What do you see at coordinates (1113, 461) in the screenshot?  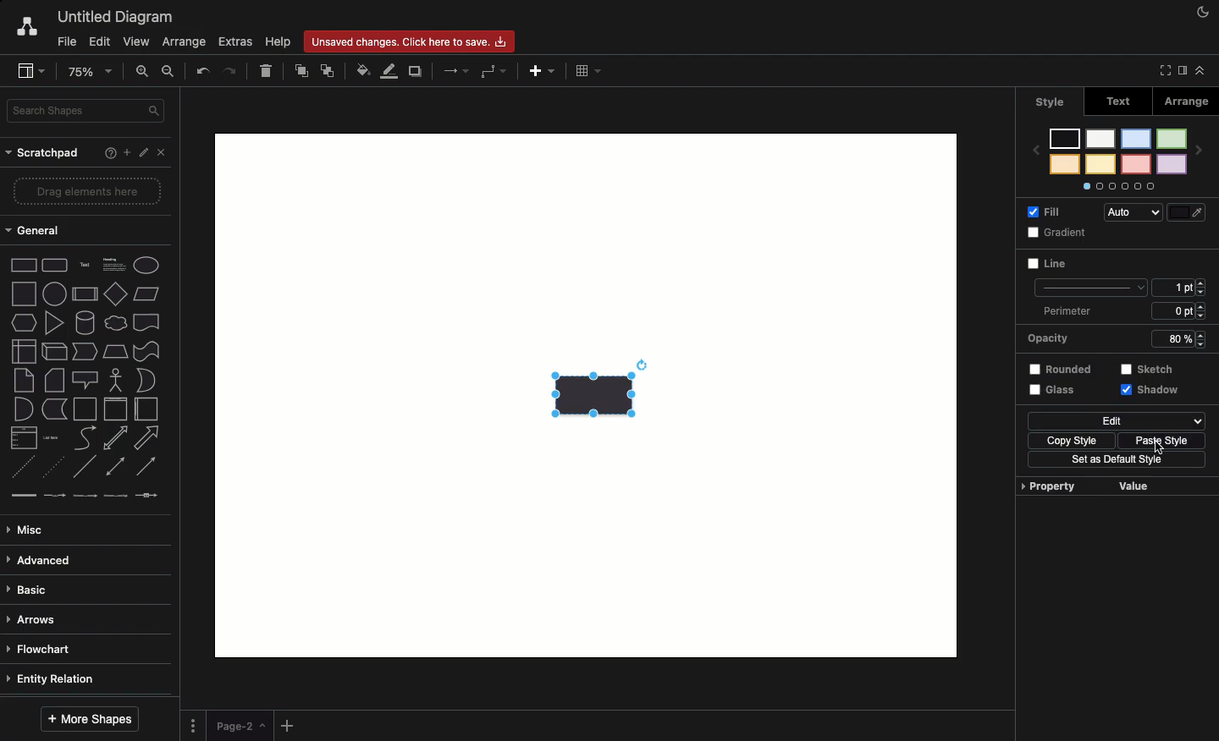 I see `Set as default style` at bounding box center [1113, 461].